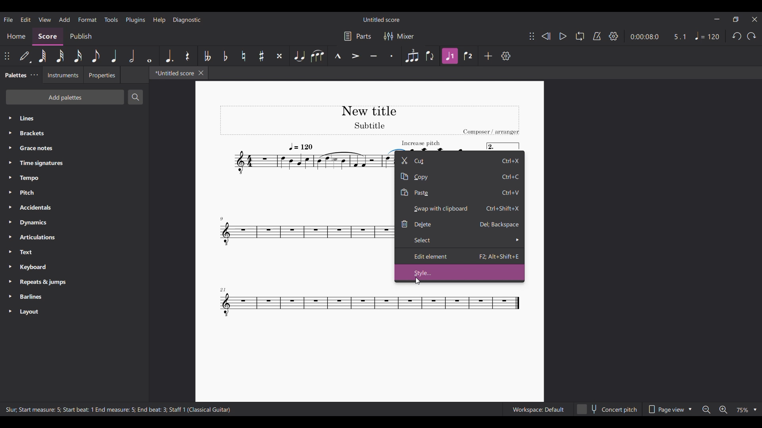 The image size is (762, 428). What do you see at coordinates (60, 56) in the screenshot?
I see `32nd note` at bounding box center [60, 56].